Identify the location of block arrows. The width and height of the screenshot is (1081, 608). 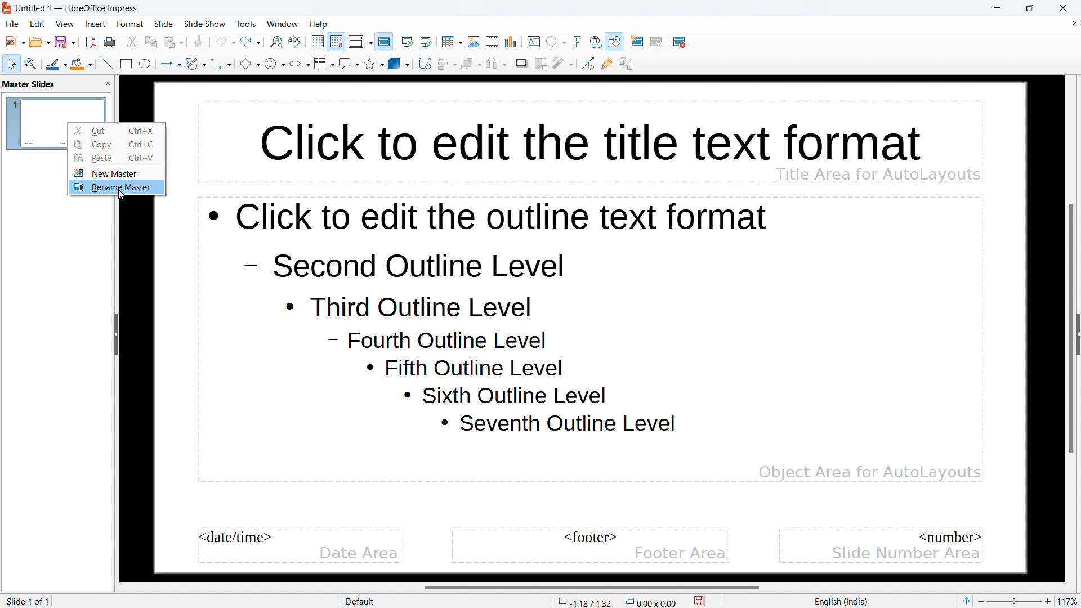
(300, 63).